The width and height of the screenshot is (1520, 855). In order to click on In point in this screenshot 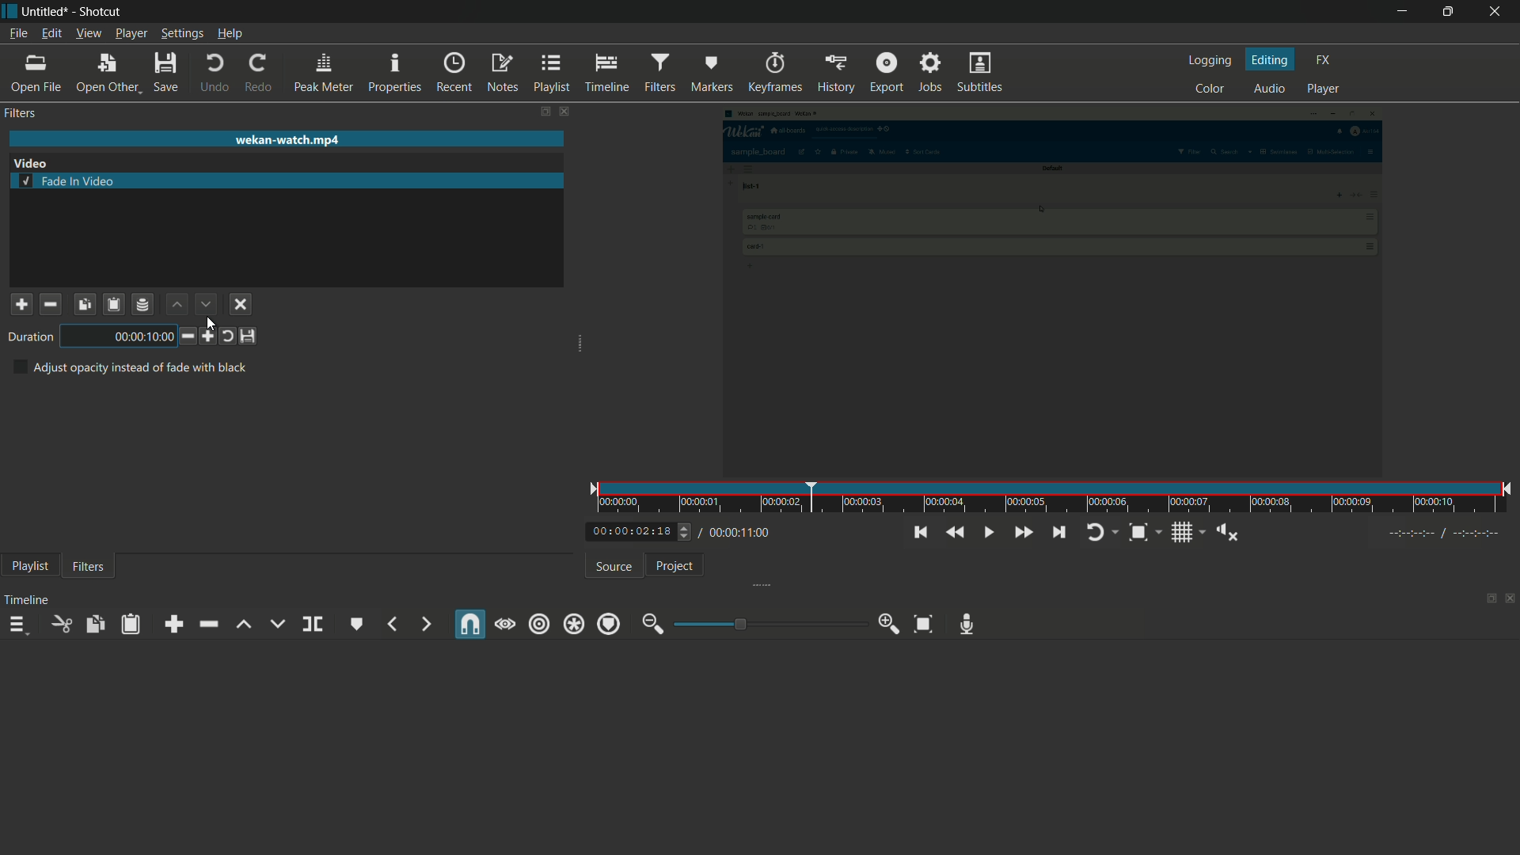, I will do `click(1446, 534)`.